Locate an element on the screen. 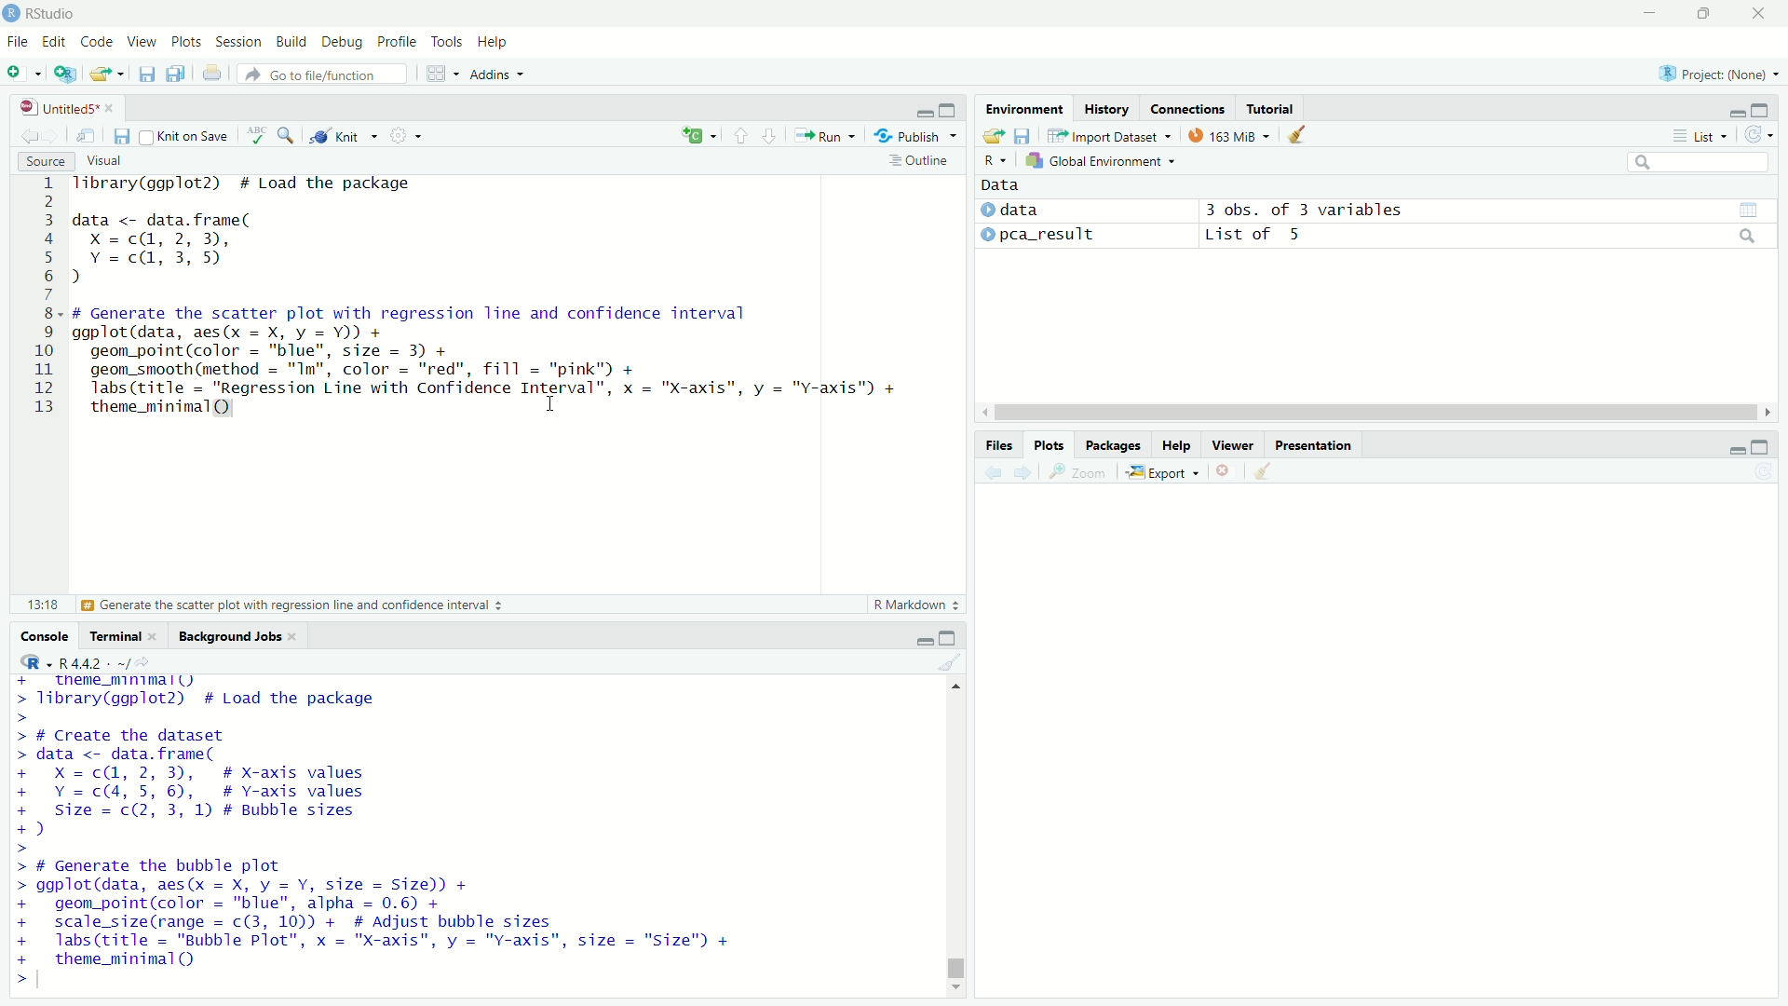 The image size is (1788, 1006). Presentation is located at coordinates (1313, 445).